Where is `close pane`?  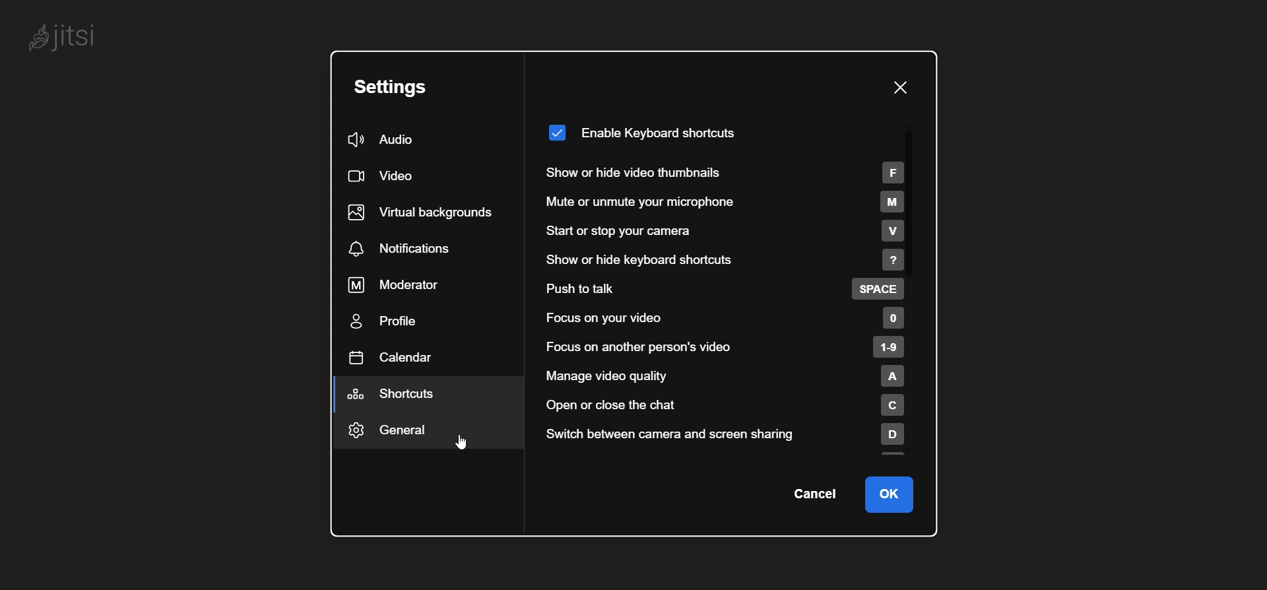
close pane is located at coordinates (897, 89).